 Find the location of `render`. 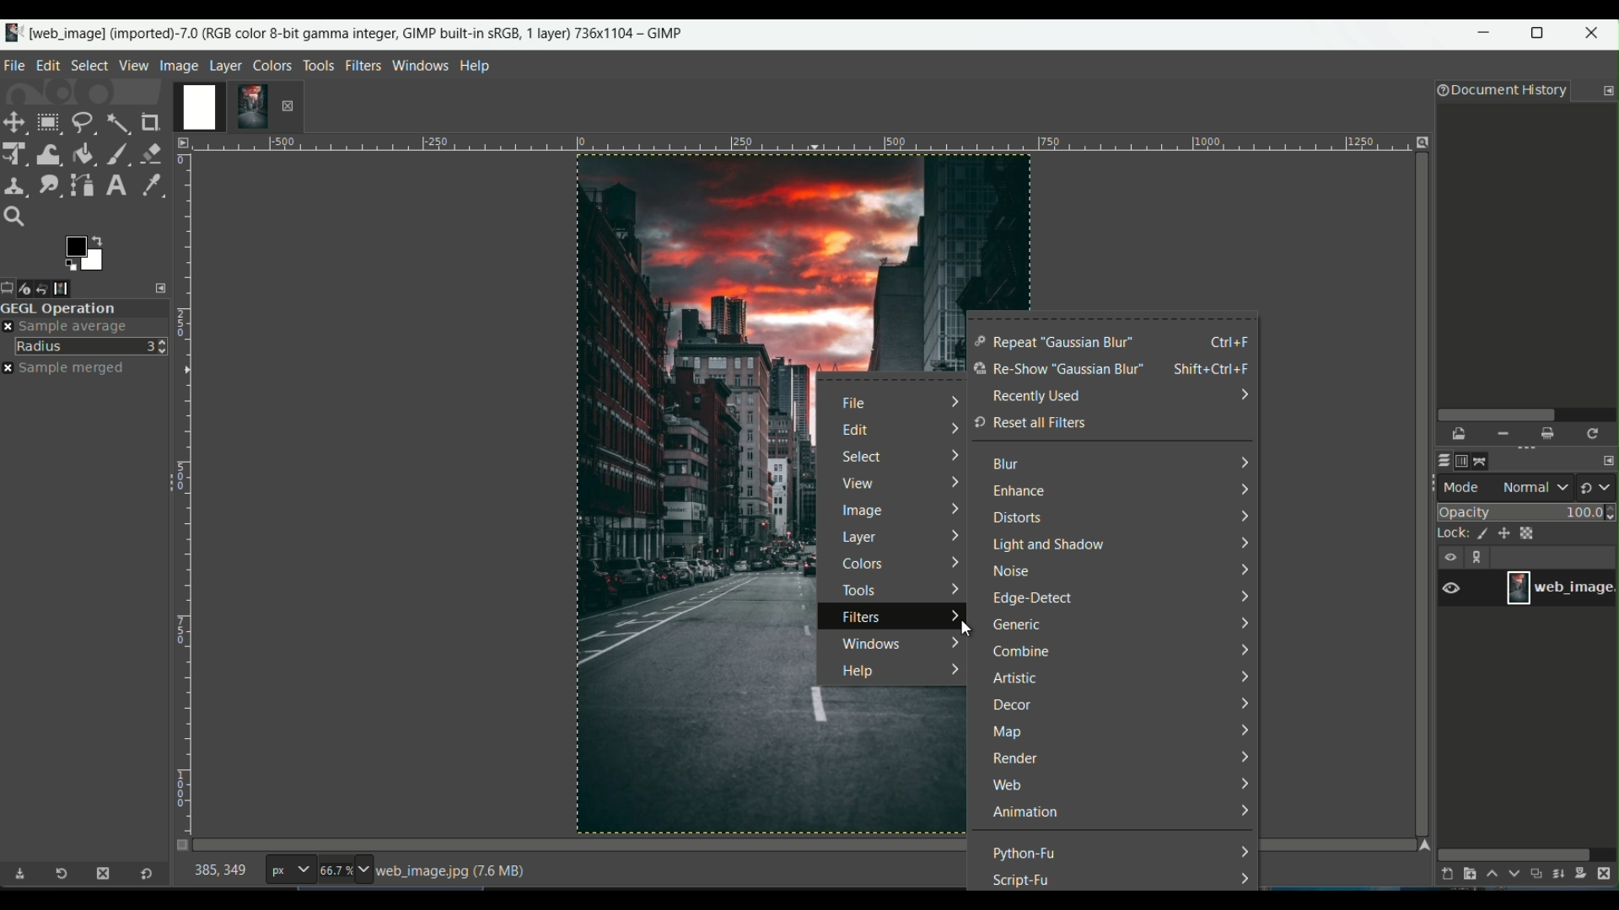

render is located at coordinates (1014, 759).